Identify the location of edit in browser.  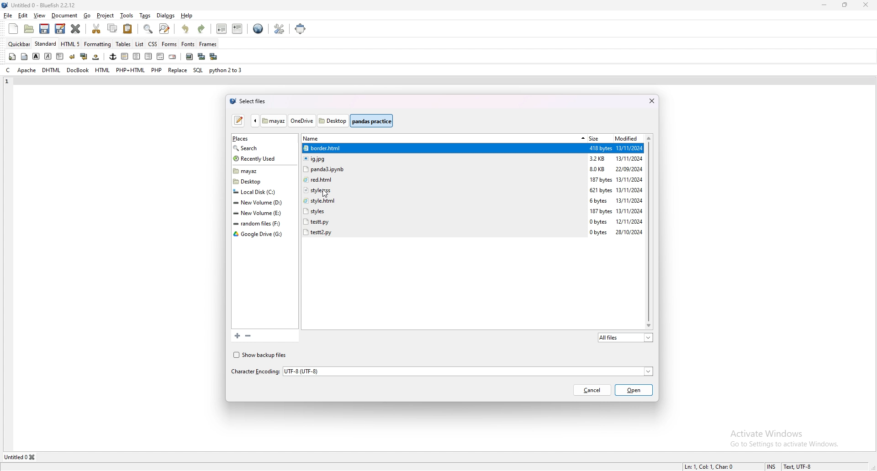
(259, 29).